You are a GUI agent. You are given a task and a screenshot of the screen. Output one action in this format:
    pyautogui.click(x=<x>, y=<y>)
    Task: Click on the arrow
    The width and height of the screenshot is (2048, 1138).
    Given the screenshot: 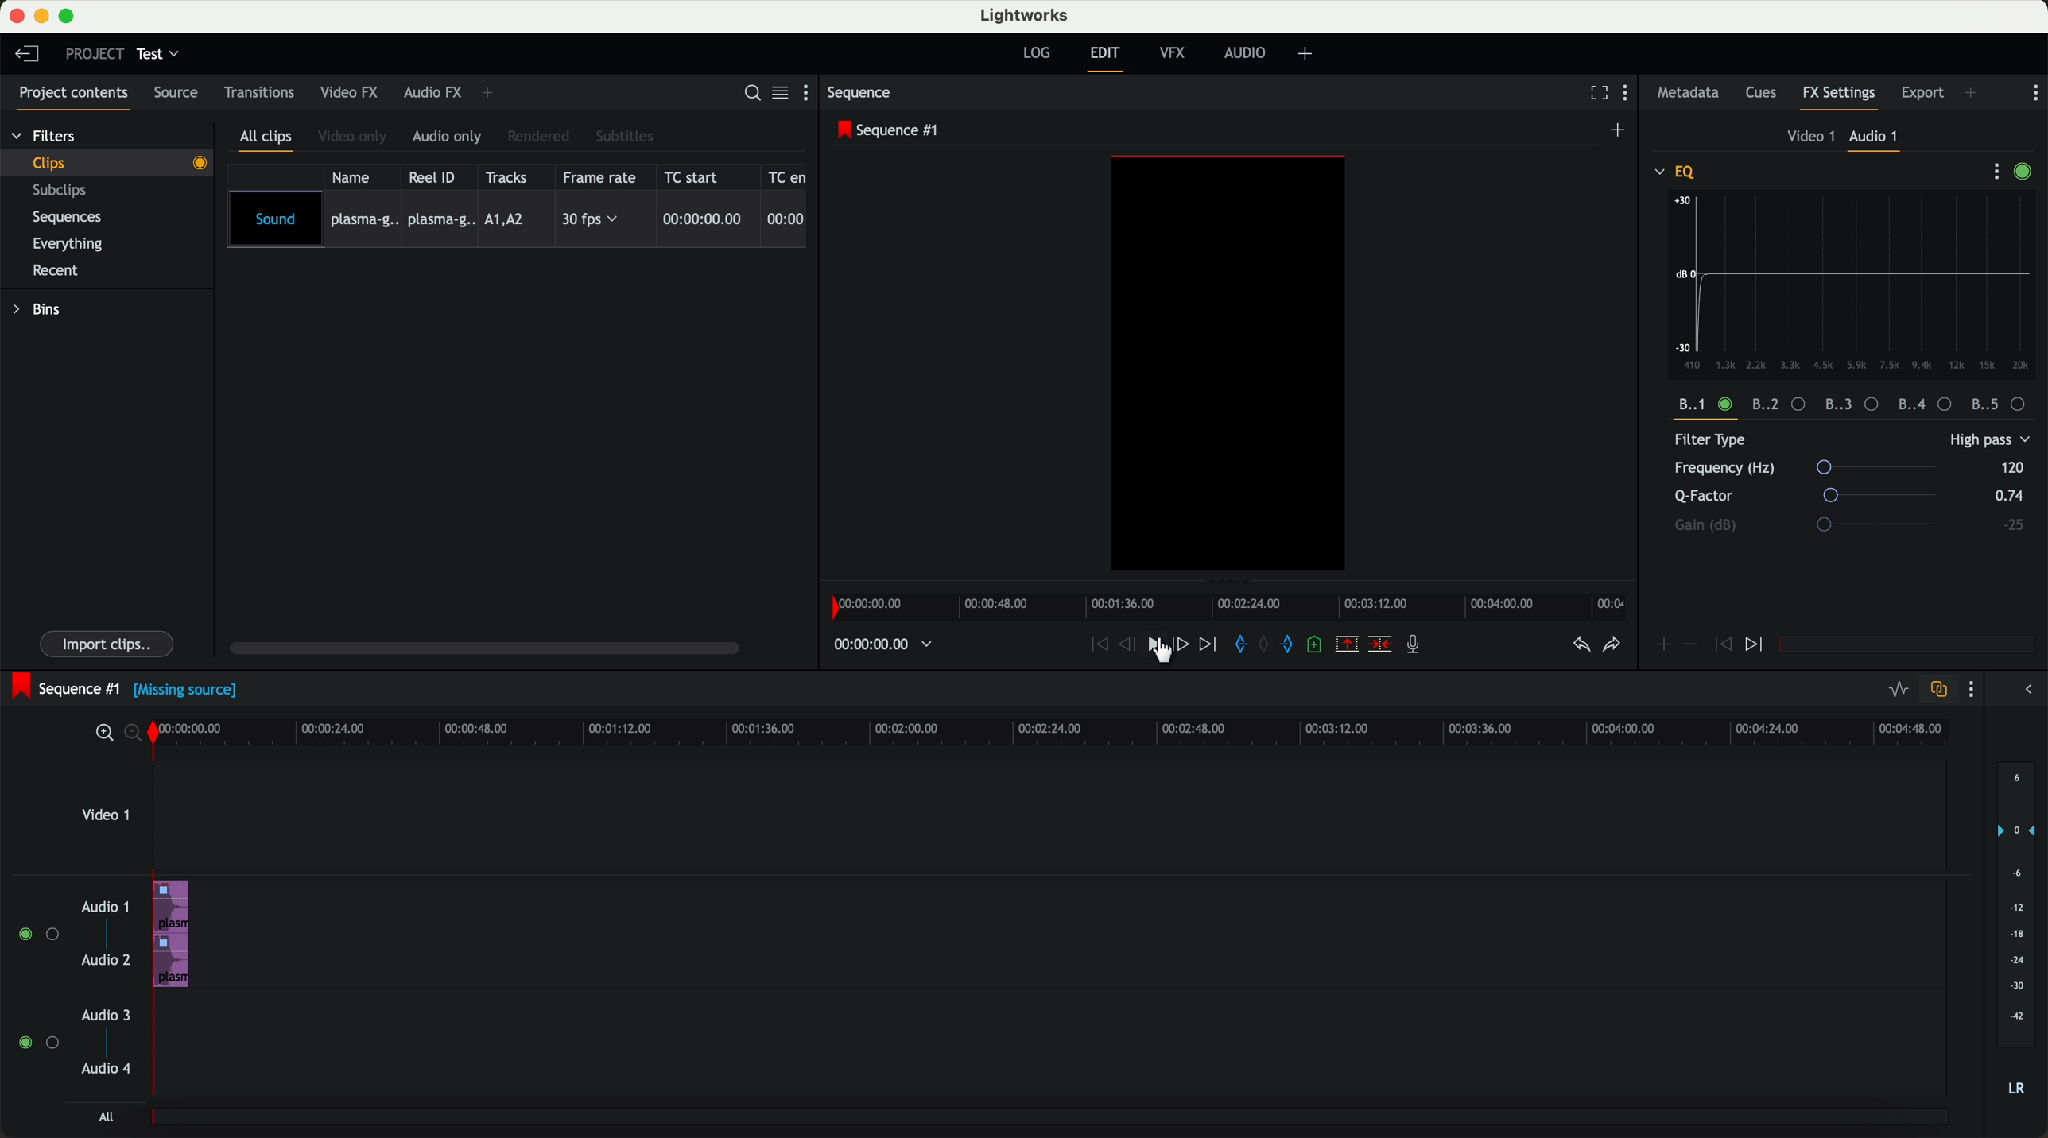 What is the action you would take?
    pyautogui.click(x=2023, y=691)
    